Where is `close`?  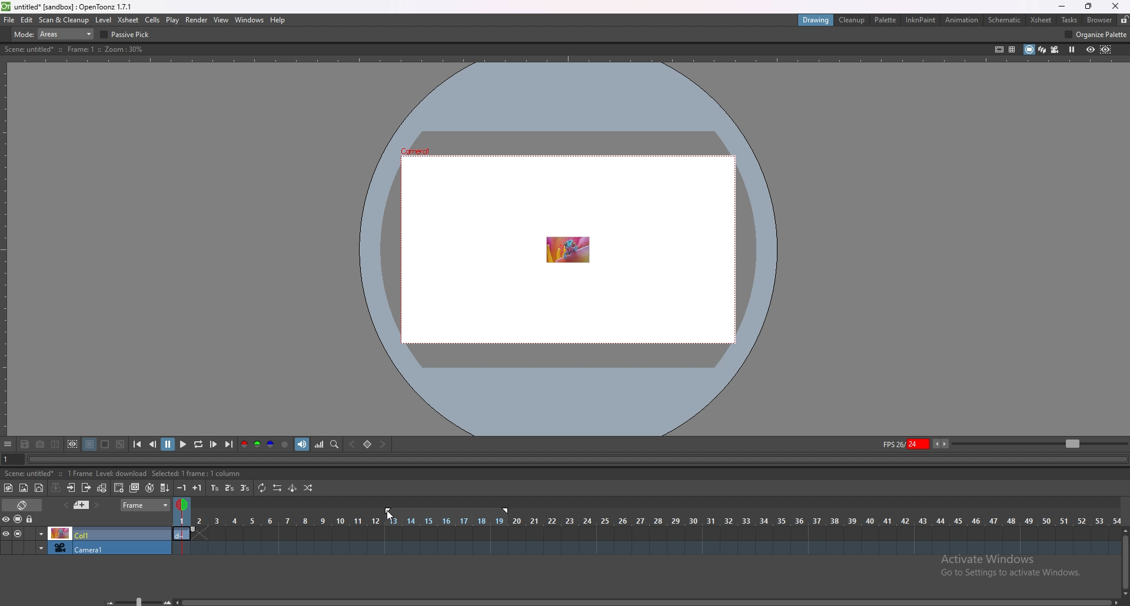 close is located at coordinates (1116, 6).